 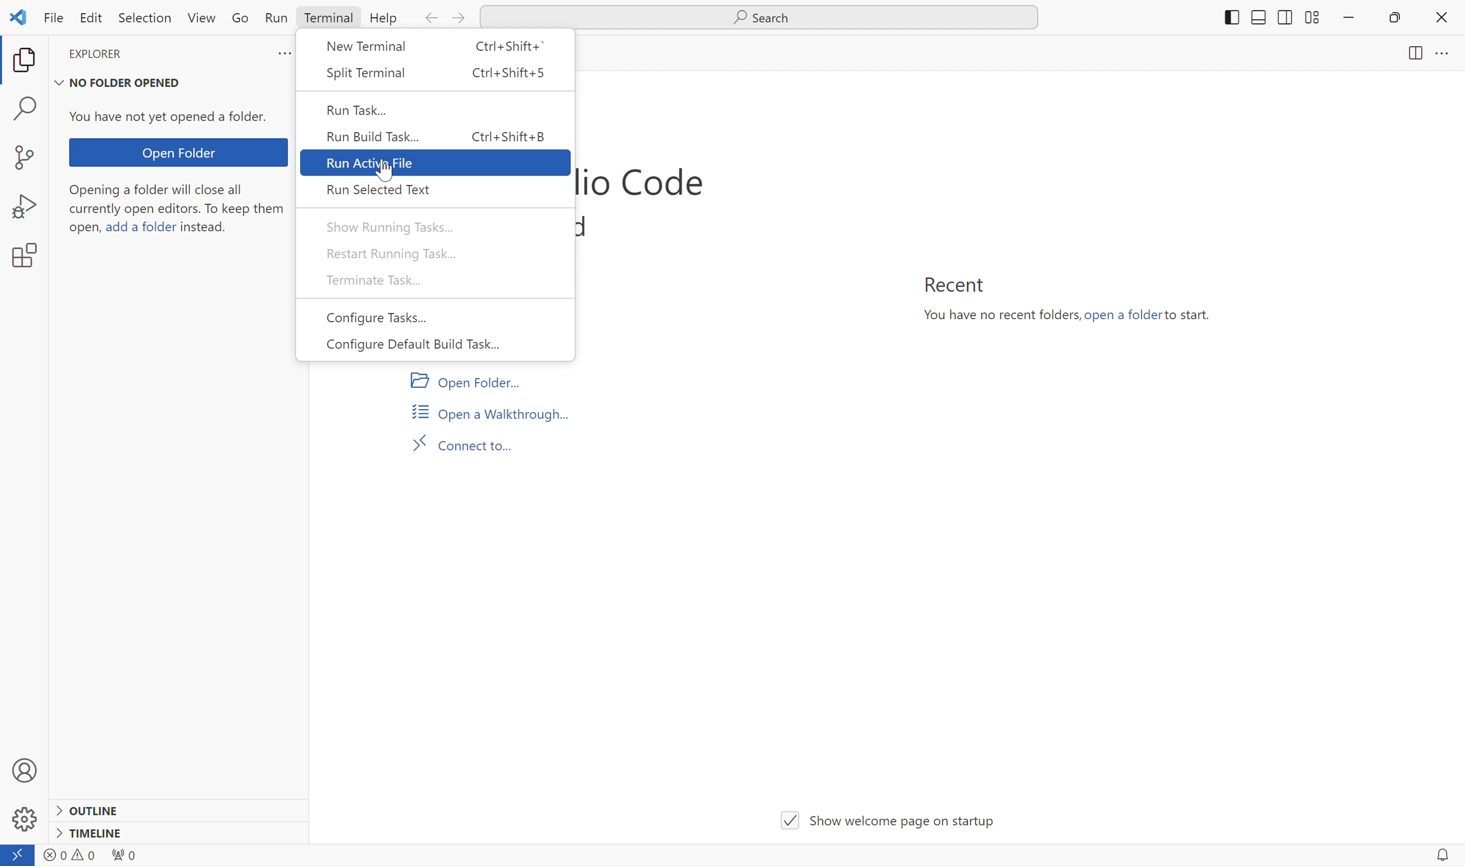 What do you see at coordinates (25, 202) in the screenshot?
I see `bug` at bounding box center [25, 202].